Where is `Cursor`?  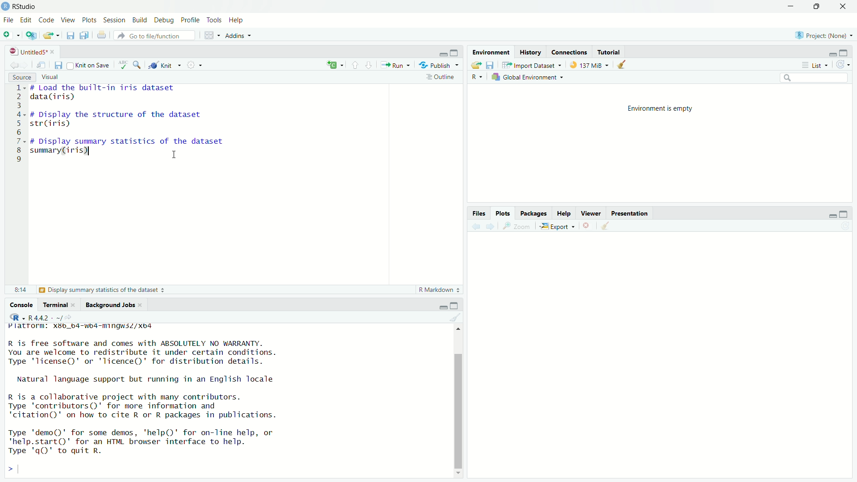 Cursor is located at coordinates (173, 152).